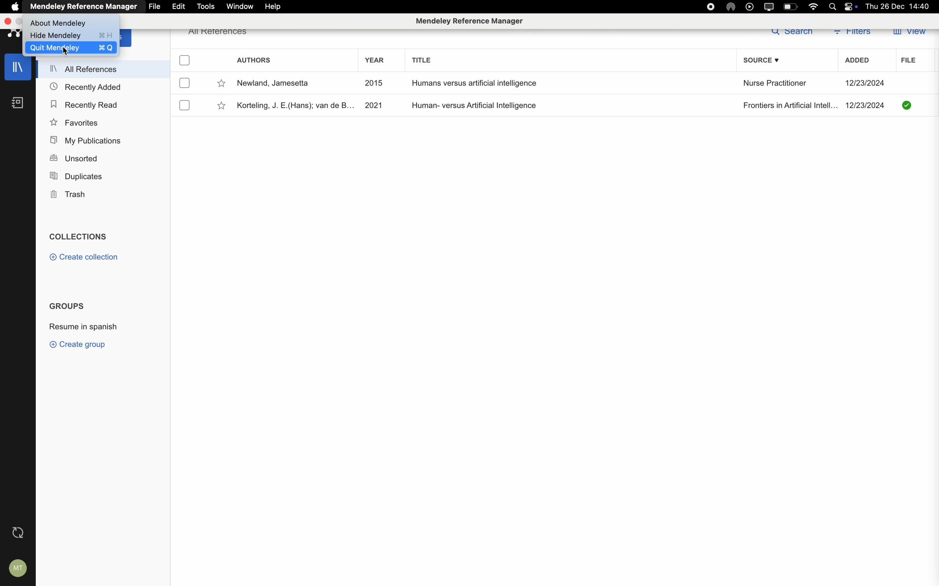  I want to click on screen, so click(771, 6).